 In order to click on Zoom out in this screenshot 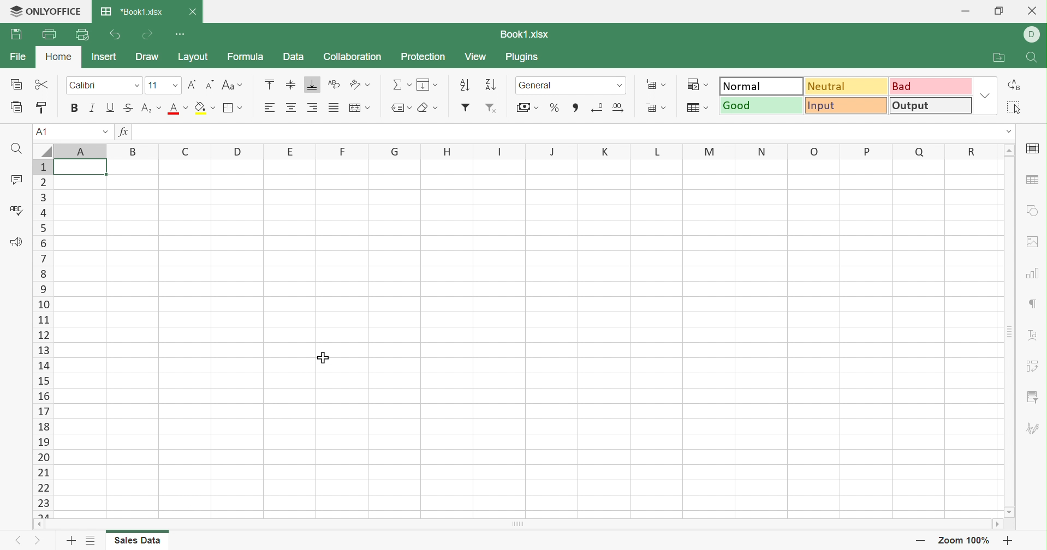, I will do `click(920, 540)`.